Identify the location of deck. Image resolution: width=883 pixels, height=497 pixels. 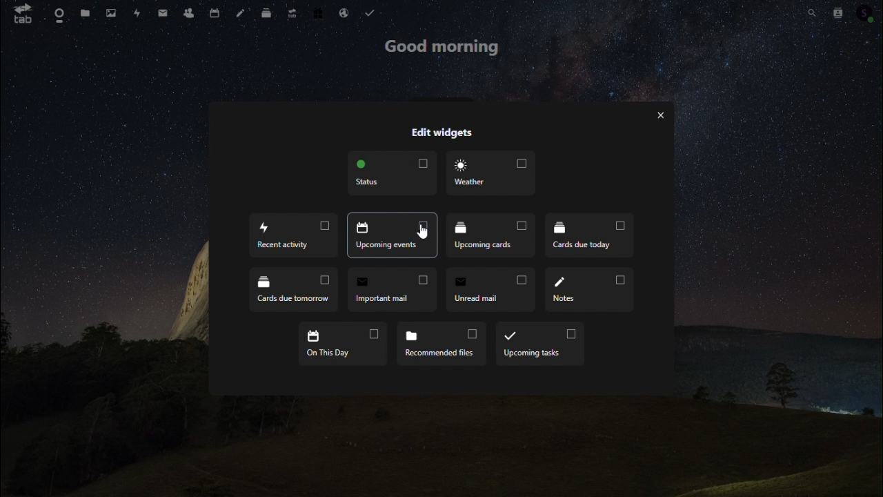
(270, 10).